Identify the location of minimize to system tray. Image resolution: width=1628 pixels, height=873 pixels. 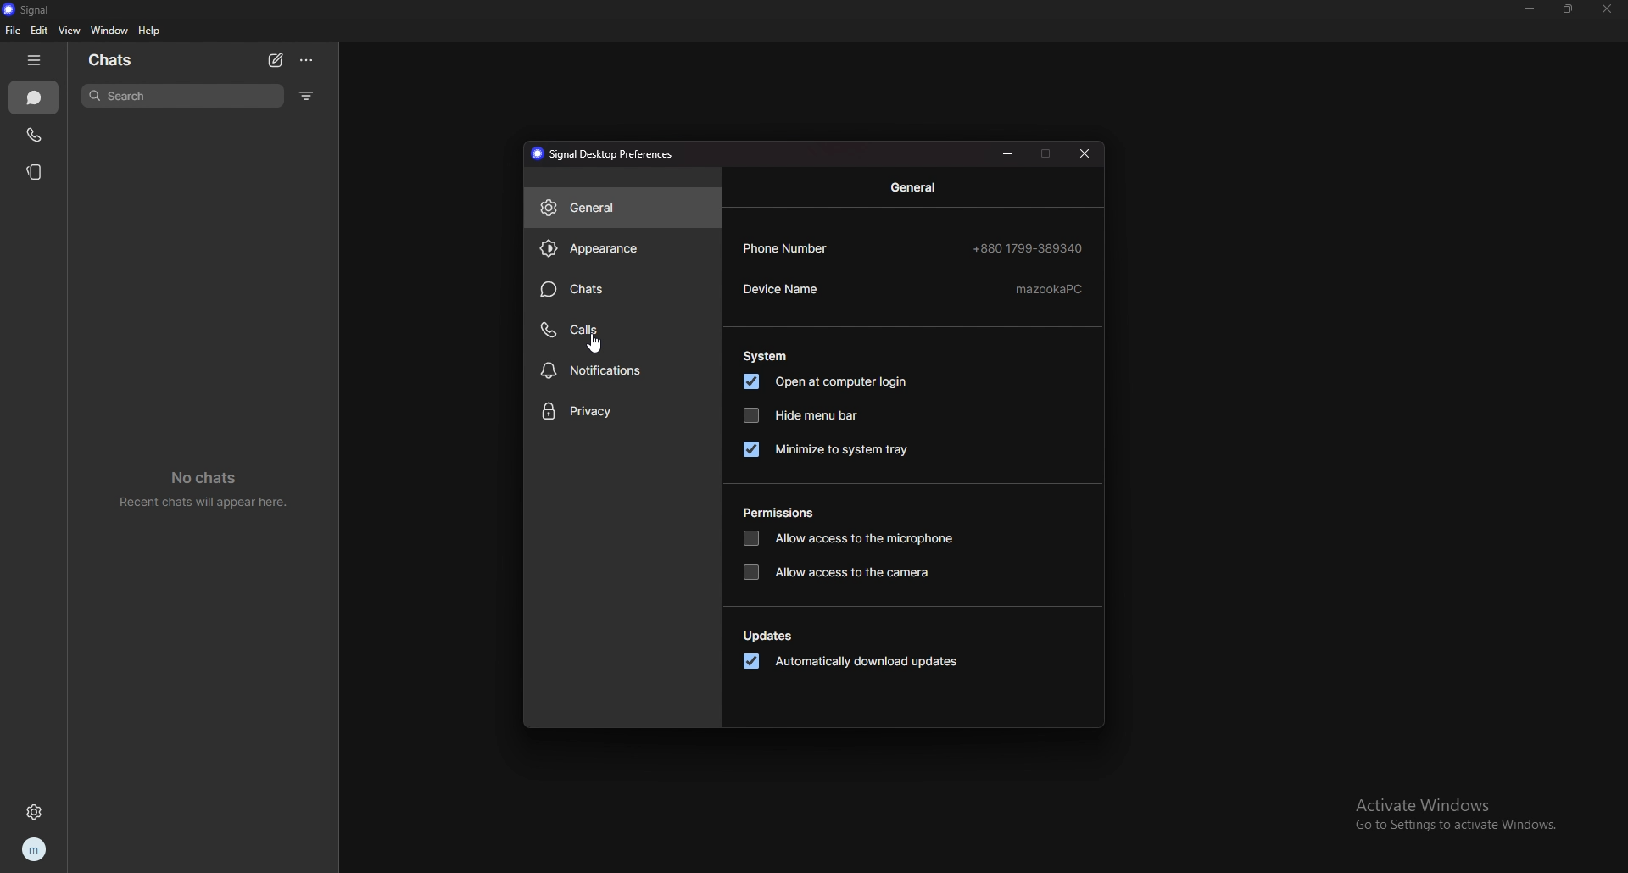
(824, 448).